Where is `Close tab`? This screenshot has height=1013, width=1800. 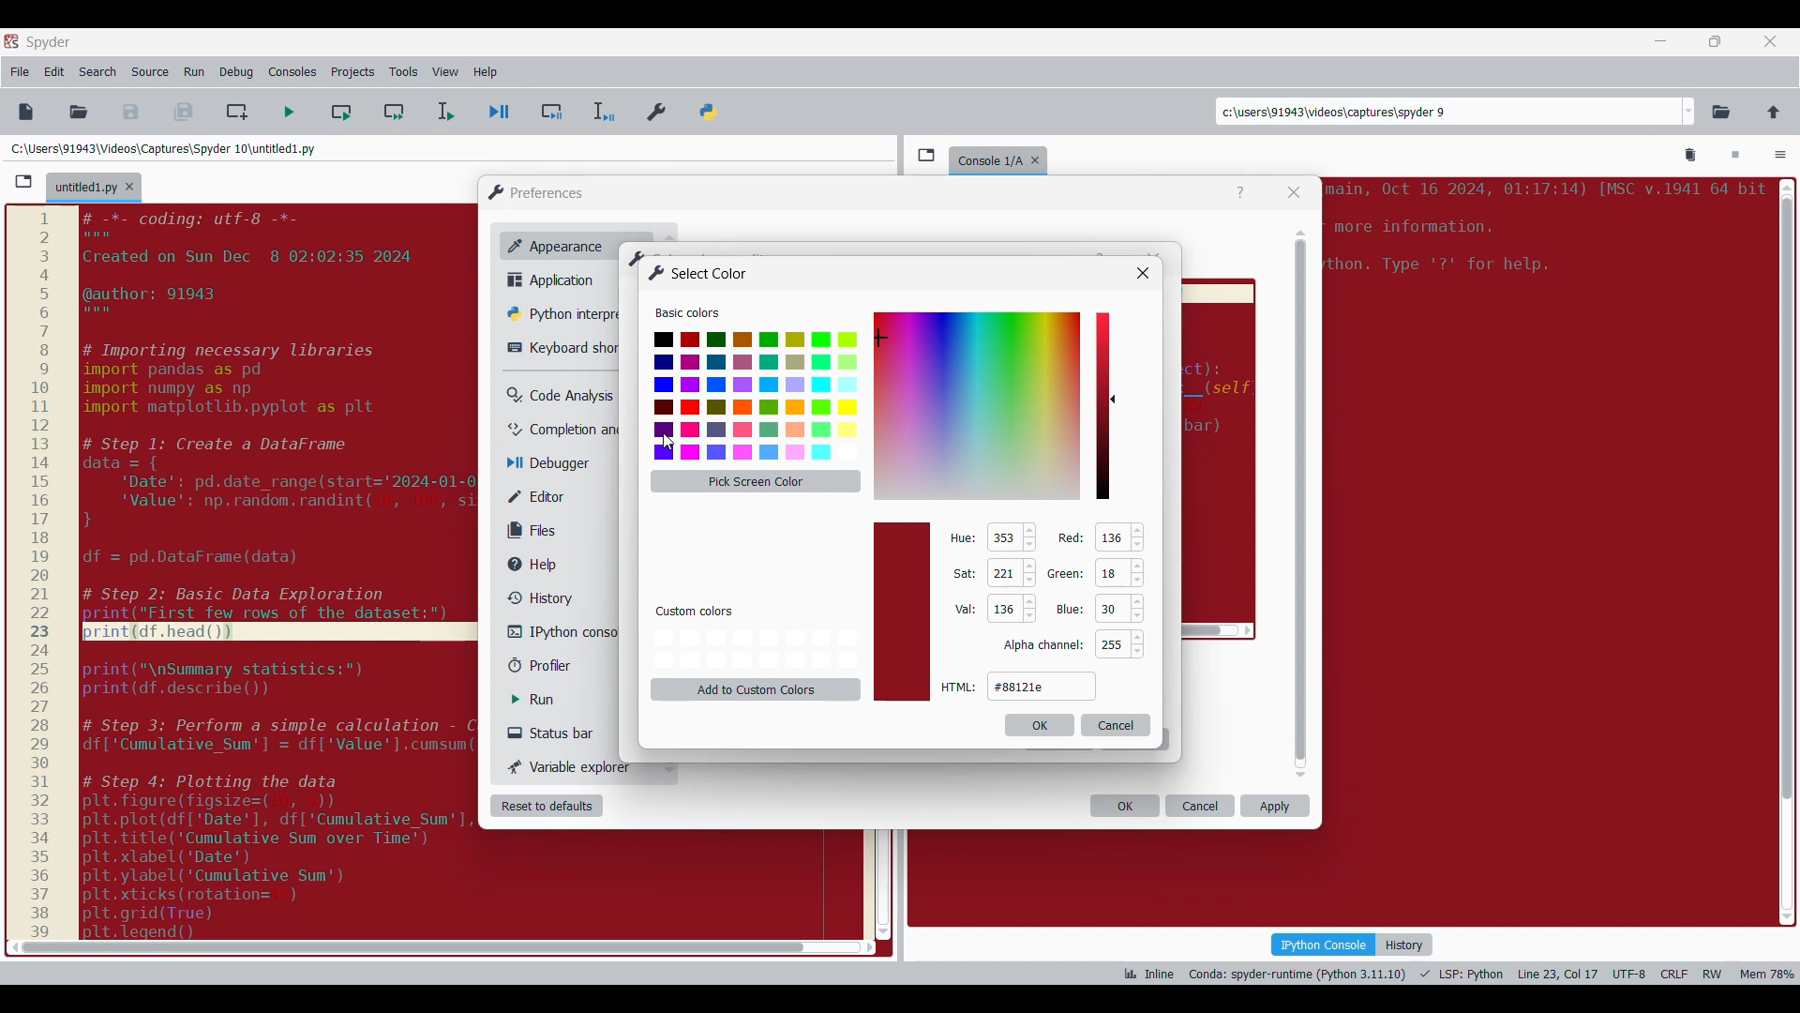
Close tab is located at coordinates (1770, 41).